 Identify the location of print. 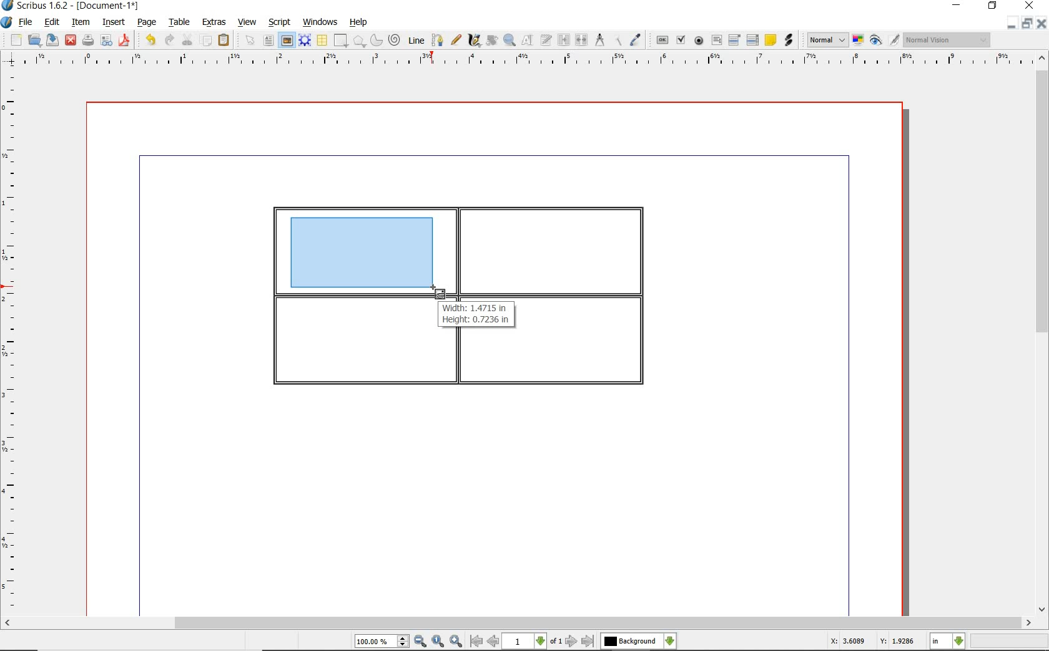
(87, 40).